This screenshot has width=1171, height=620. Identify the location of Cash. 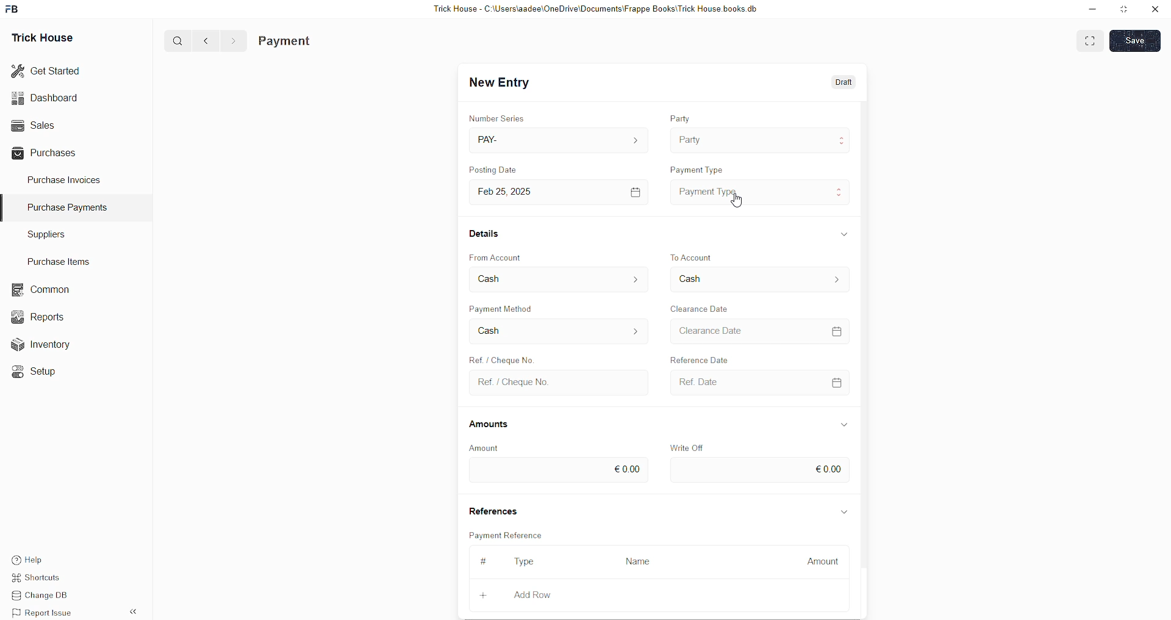
(493, 330).